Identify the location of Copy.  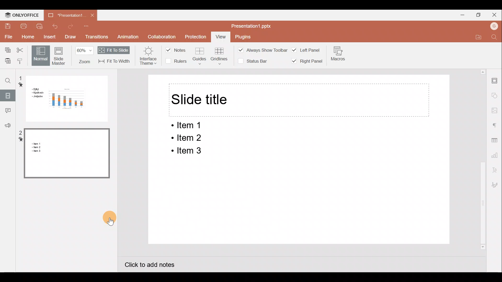
(6, 49).